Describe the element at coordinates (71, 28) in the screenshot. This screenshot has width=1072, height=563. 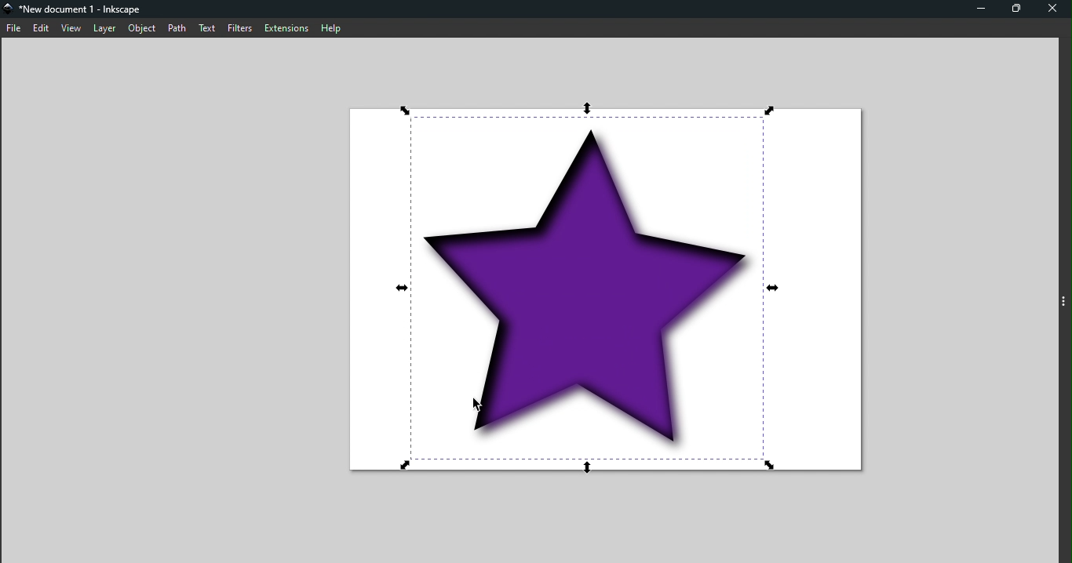
I see `view` at that location.